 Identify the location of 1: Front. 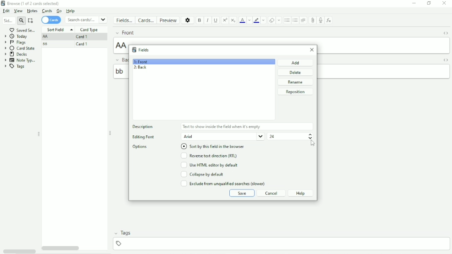
(141, 62).